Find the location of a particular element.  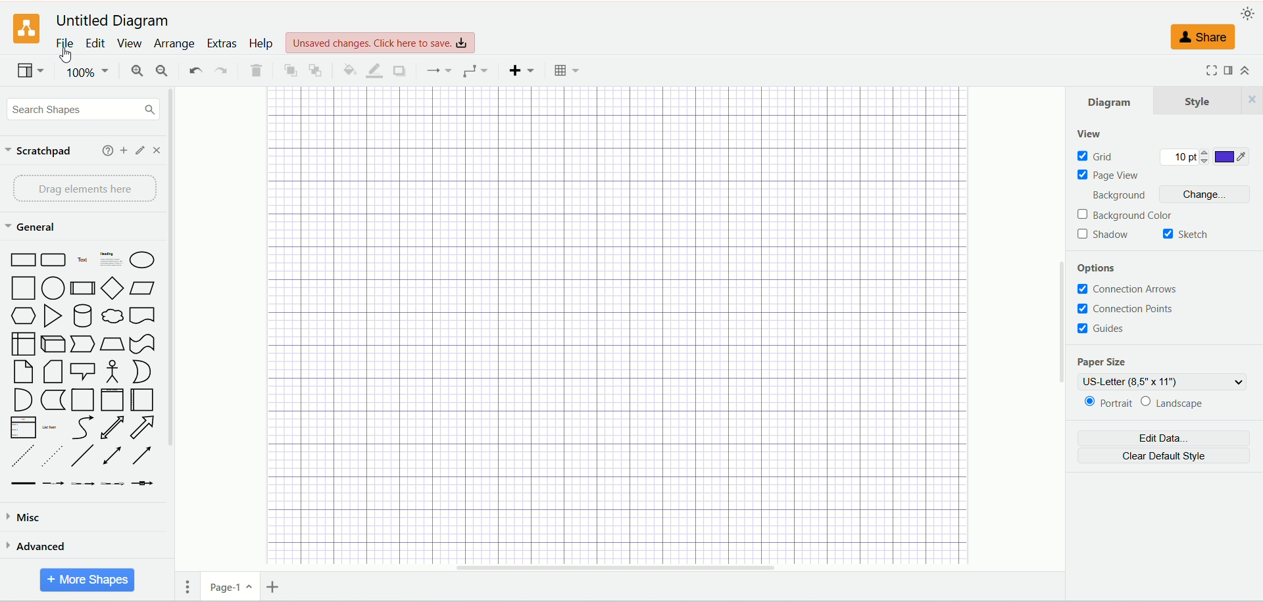

fullscreen is located at coordinates (1210, 70).